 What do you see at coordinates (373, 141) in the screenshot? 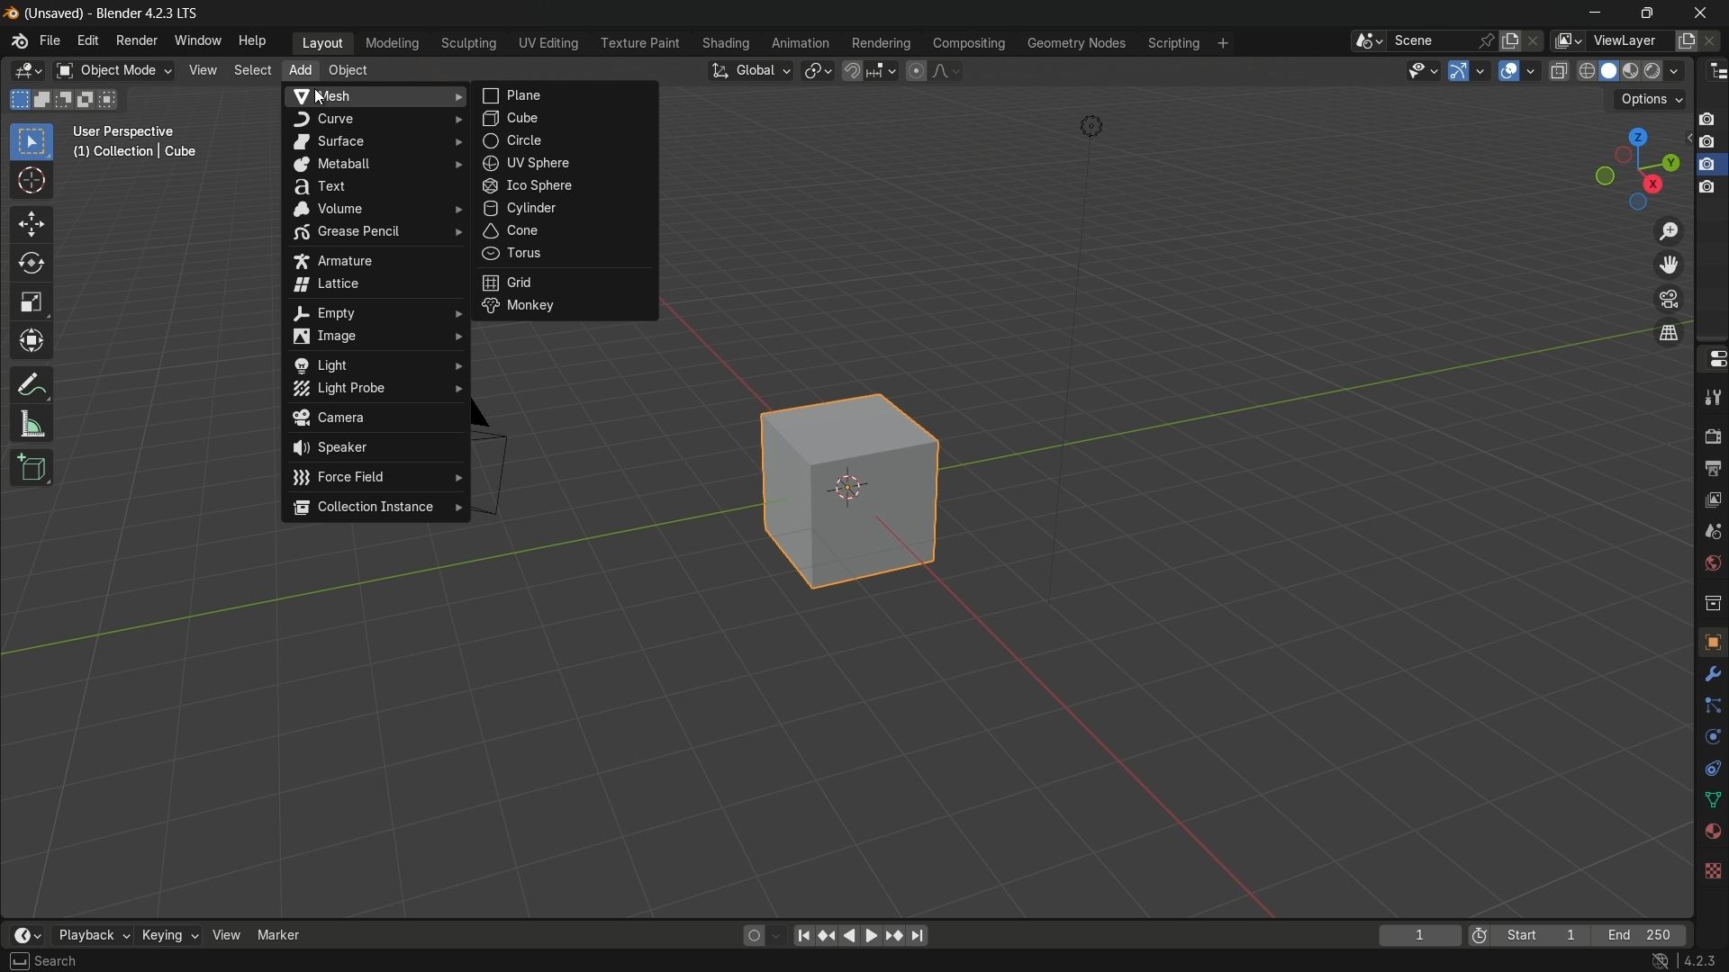
I see `surface` at bounding box center [373, 141].